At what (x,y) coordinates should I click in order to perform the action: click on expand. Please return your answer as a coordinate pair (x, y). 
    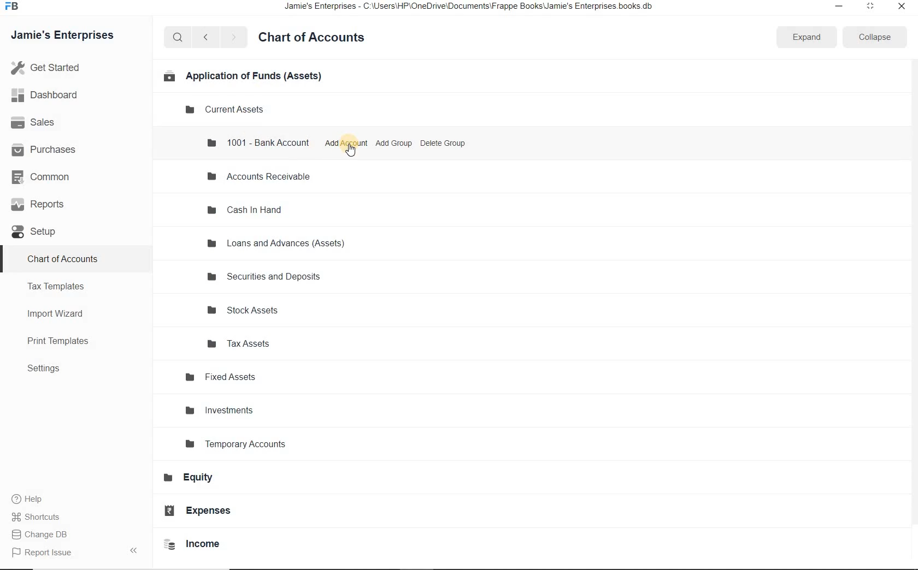
    Looking at the image, I should click on (136, 550).